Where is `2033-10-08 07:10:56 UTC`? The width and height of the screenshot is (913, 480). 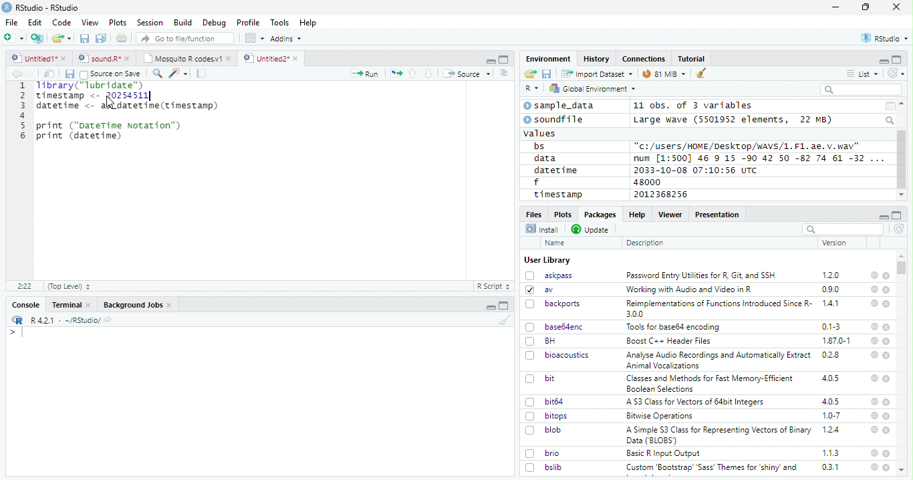
2033-10-08 07:10:56 UTC is located at coordinates (696, 170).